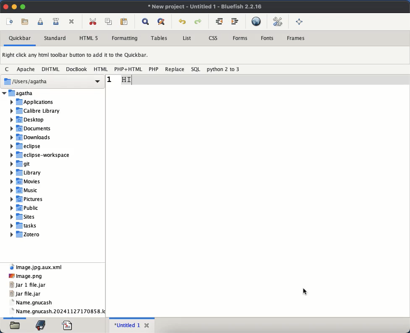 The width and height of the screenshot is (410, 333). Describe the element at coordinates (197, 69) in the screenshot. I see `sql` at that location.